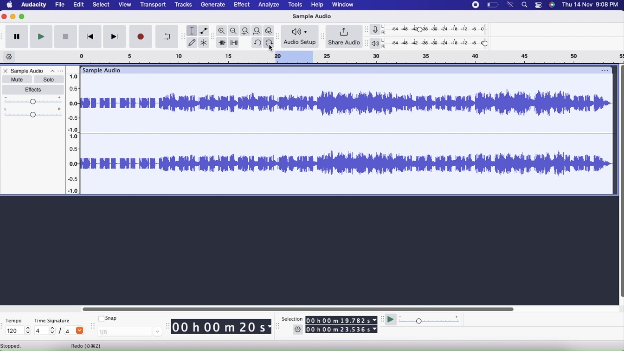  Describe the element at coordinates (53, 321) in the screenshot. I see `Time Signature` at that location.